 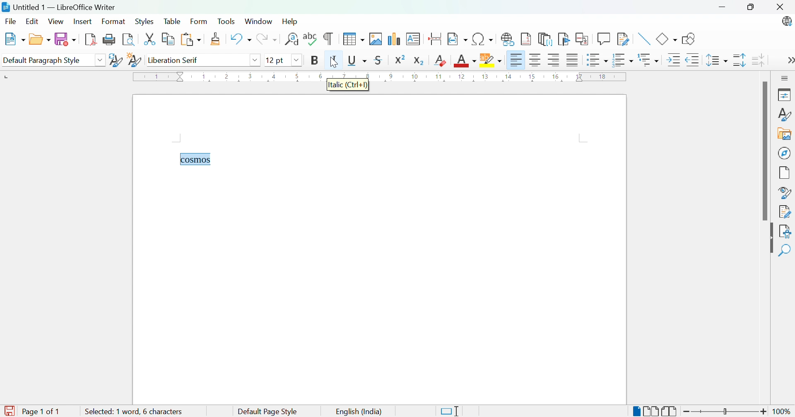 I want to click on Scroll bar, so click(x=762, y=152).